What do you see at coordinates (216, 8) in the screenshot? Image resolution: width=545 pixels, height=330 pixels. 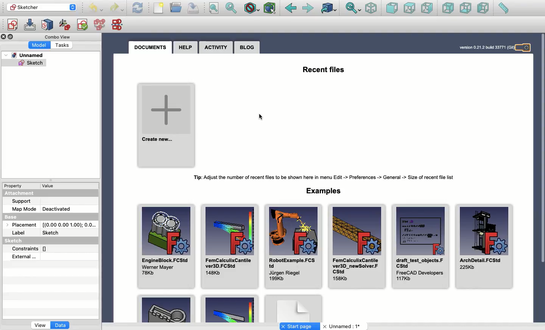 I see `Fit all` at bounding box center [216, 8].